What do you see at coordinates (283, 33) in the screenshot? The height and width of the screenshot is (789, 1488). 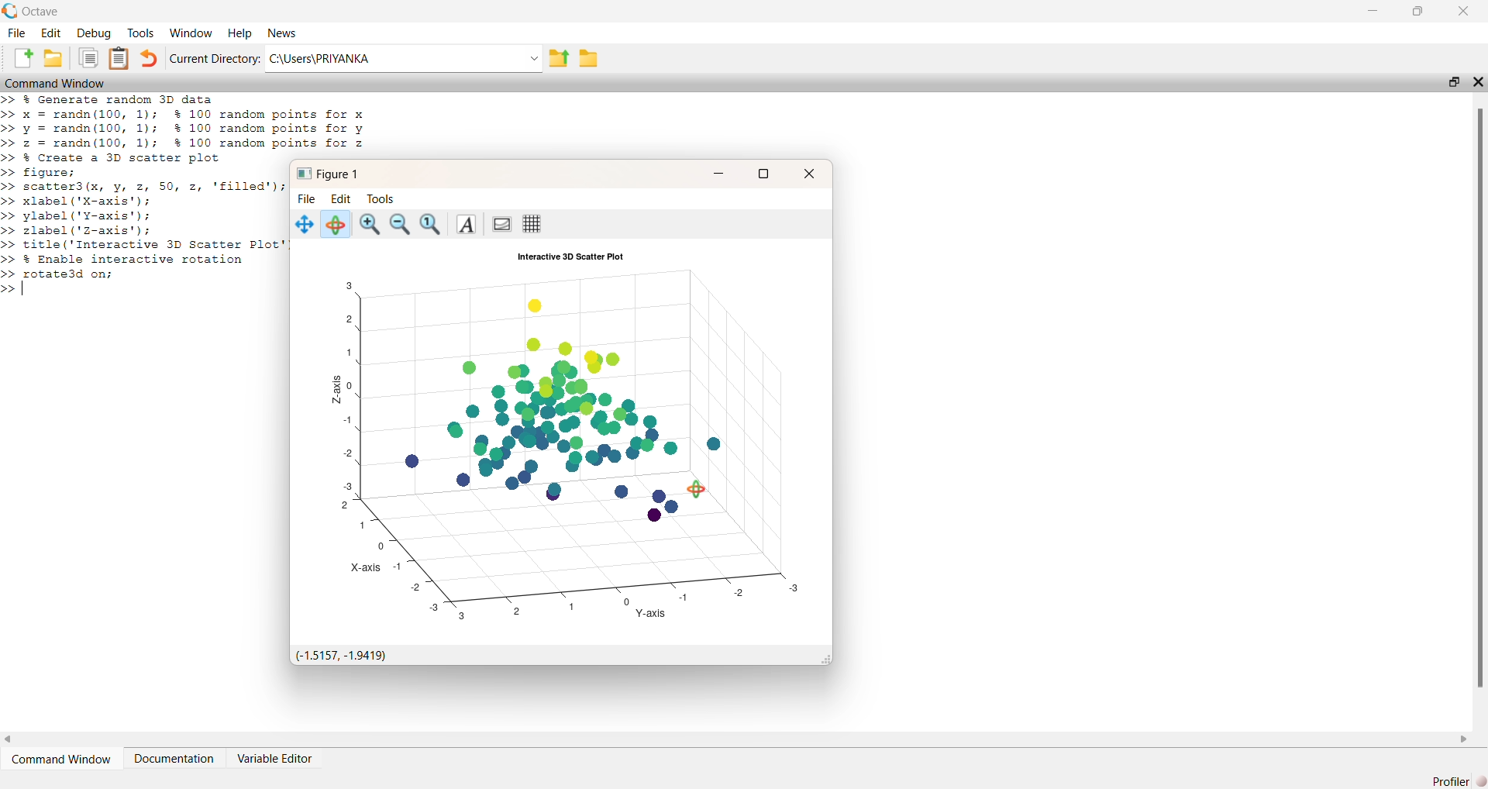 I see `News` at bounding box center [283, 33].